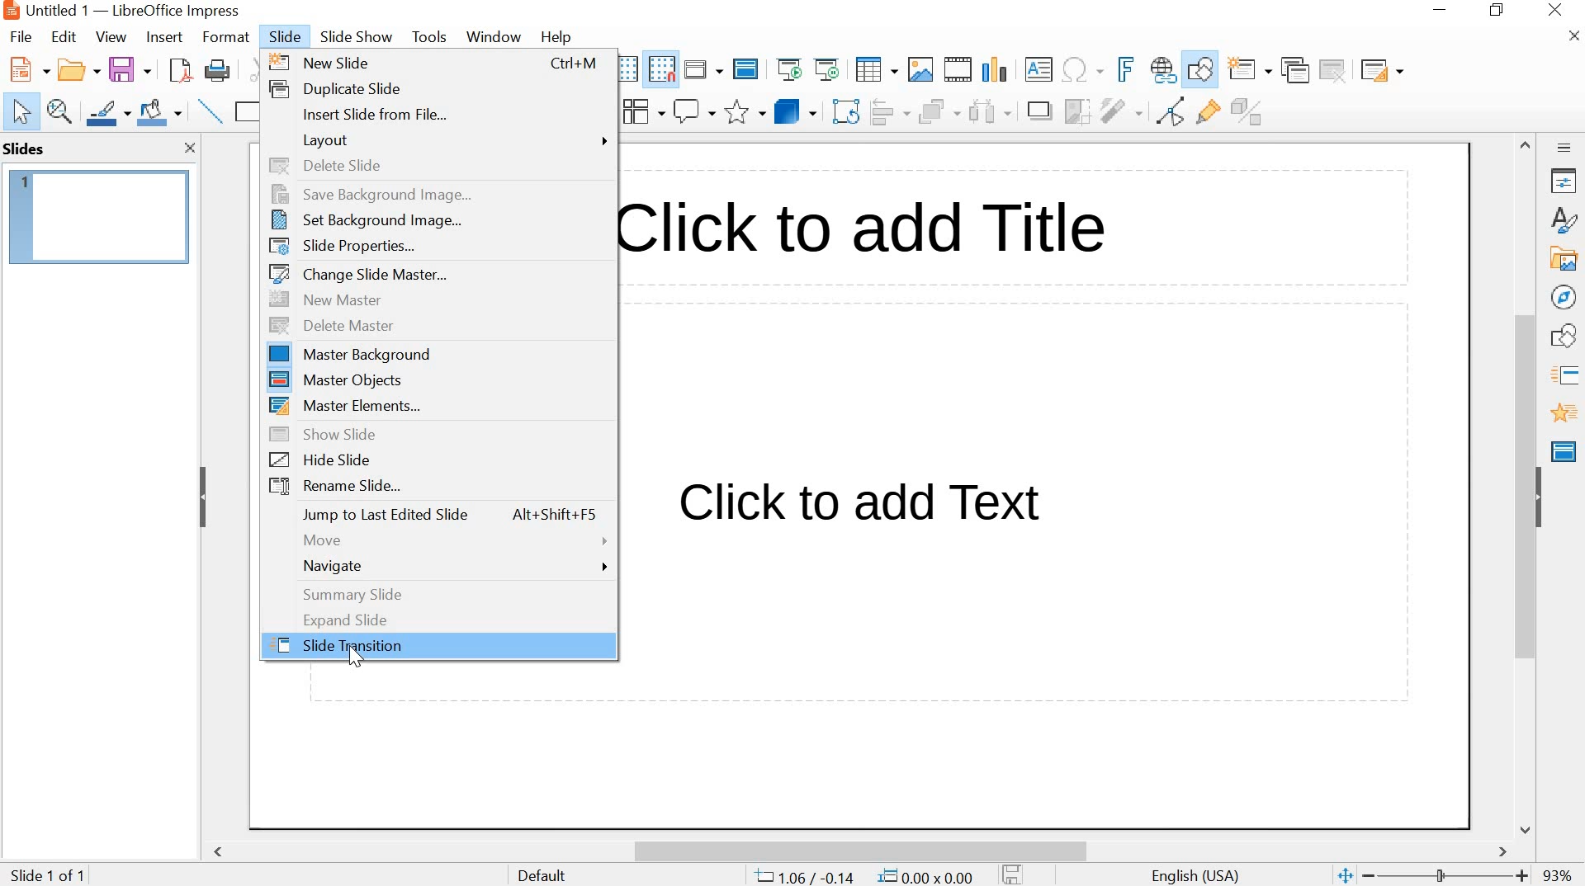  Describe the element at coordinates (892, 111) in the screenshot. I see `Align objects` at that location.